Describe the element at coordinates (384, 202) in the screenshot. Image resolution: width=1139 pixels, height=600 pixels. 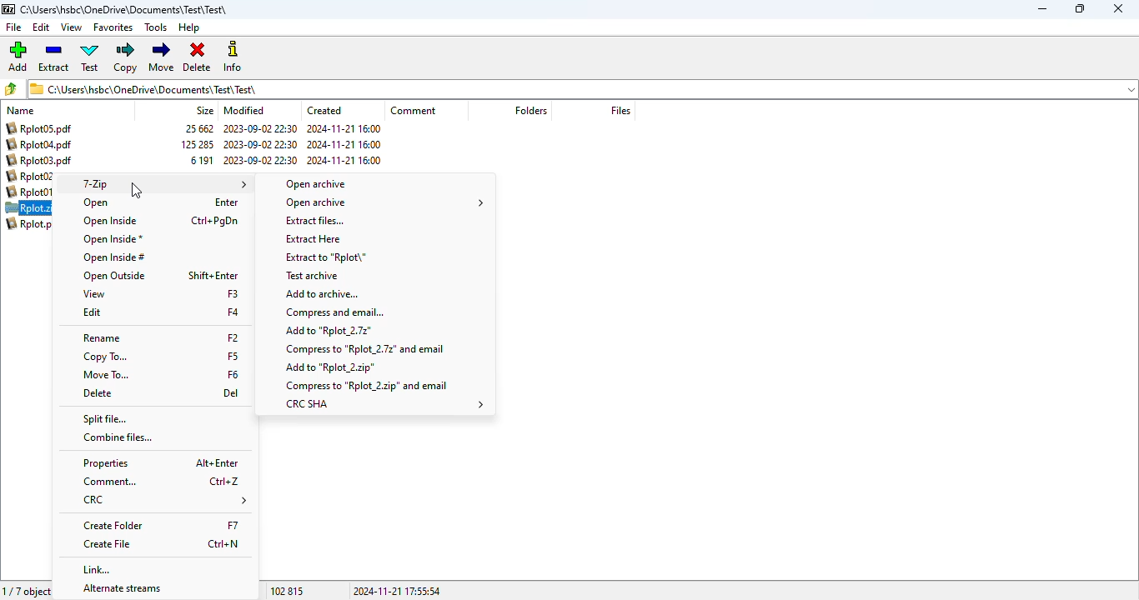
I see `open archive` at that location.